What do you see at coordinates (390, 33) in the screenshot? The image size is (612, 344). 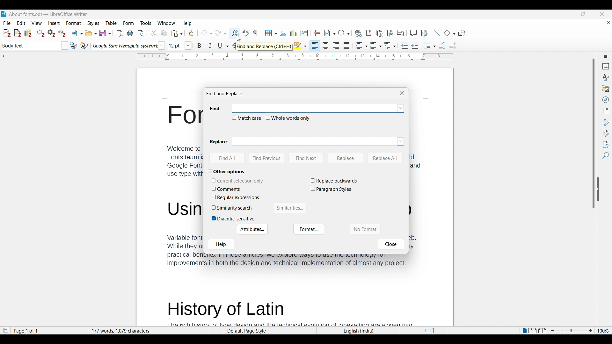 I see `Insert bookmark` at bounding box center [390, 33].